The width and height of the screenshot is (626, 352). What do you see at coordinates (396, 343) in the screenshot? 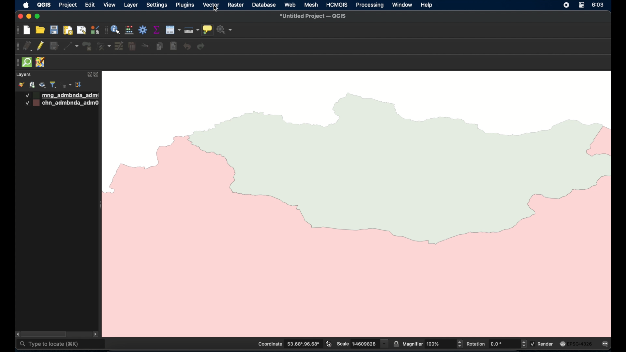
I see `lock scale` at bounding box center [396, 343].